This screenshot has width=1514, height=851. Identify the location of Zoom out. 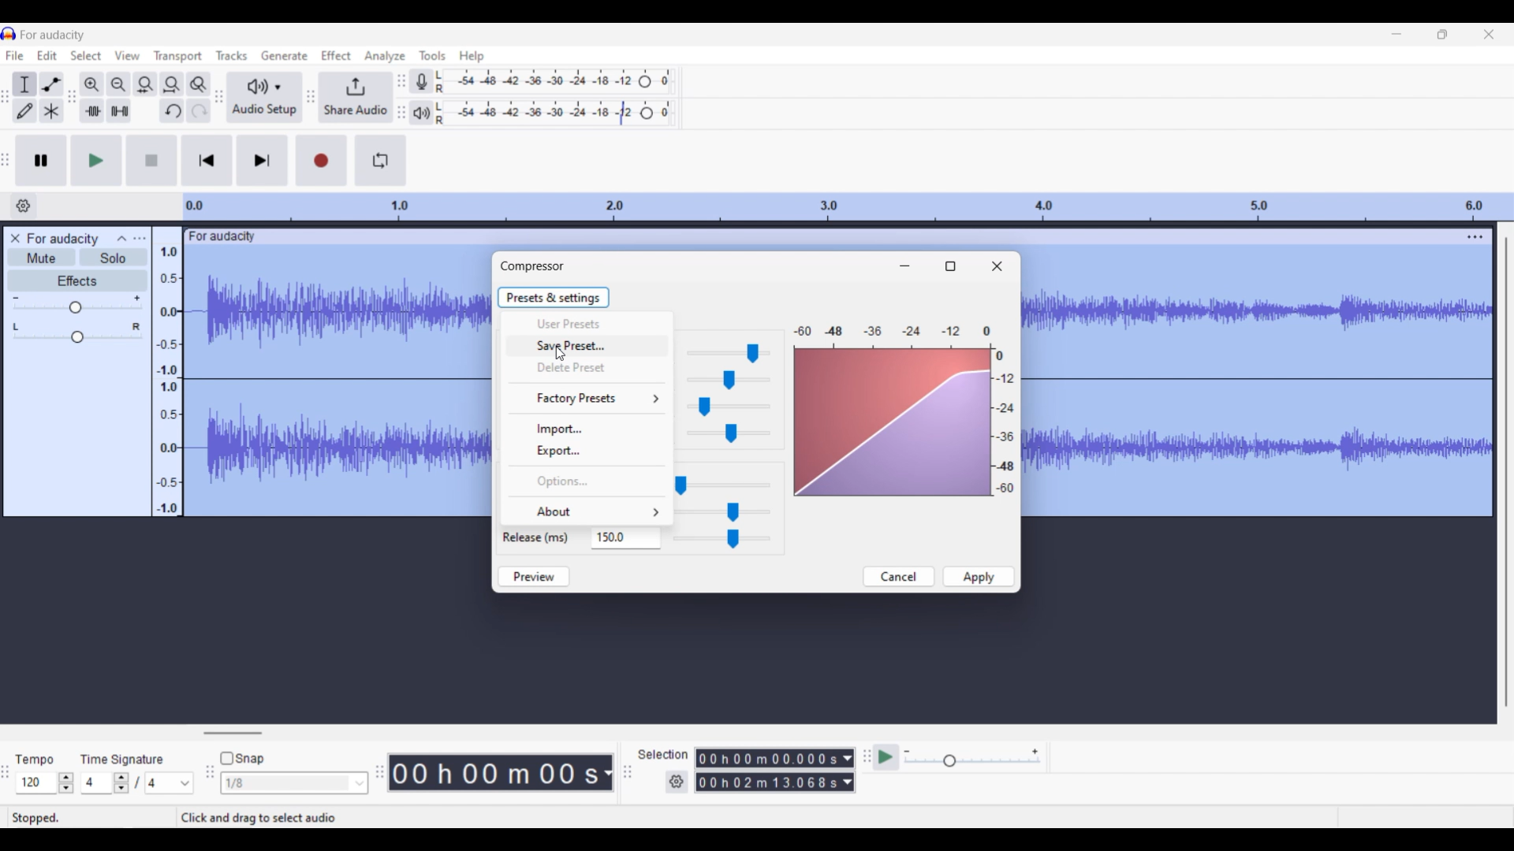
(120, 84).